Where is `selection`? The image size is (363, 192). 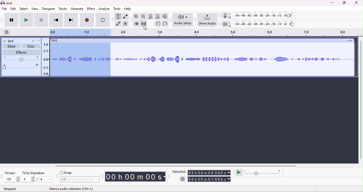
selection is located at coordinates (180, 171).